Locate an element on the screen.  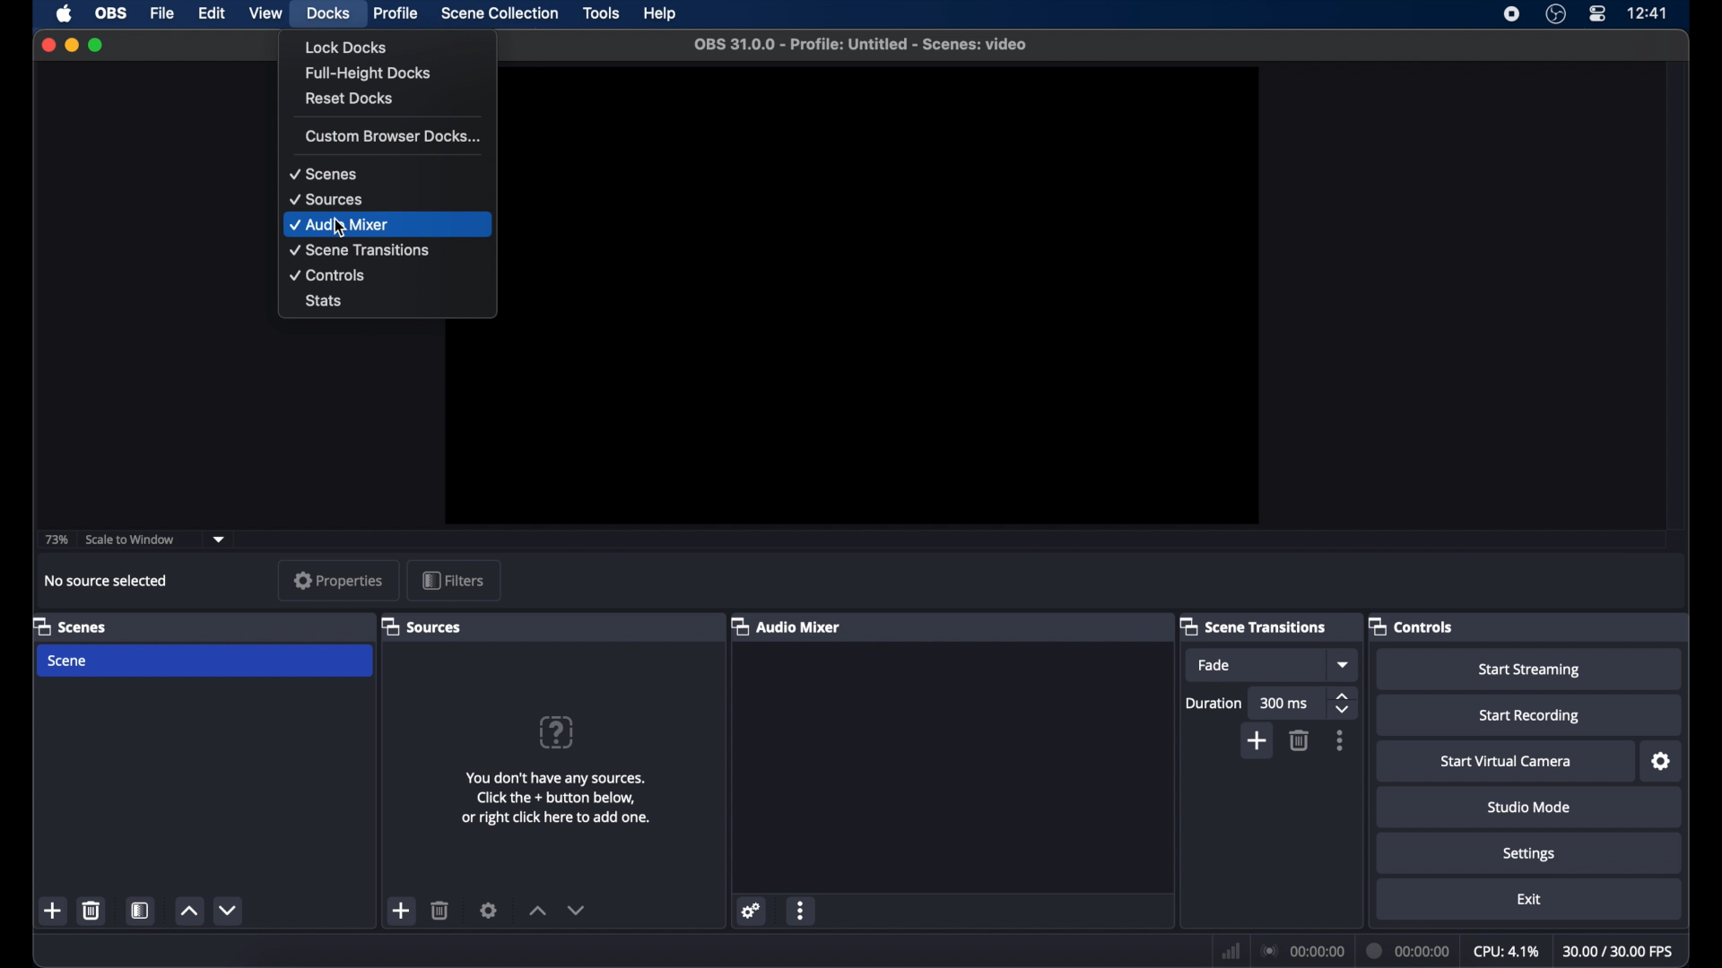
help is located at coordinates (658, 13).